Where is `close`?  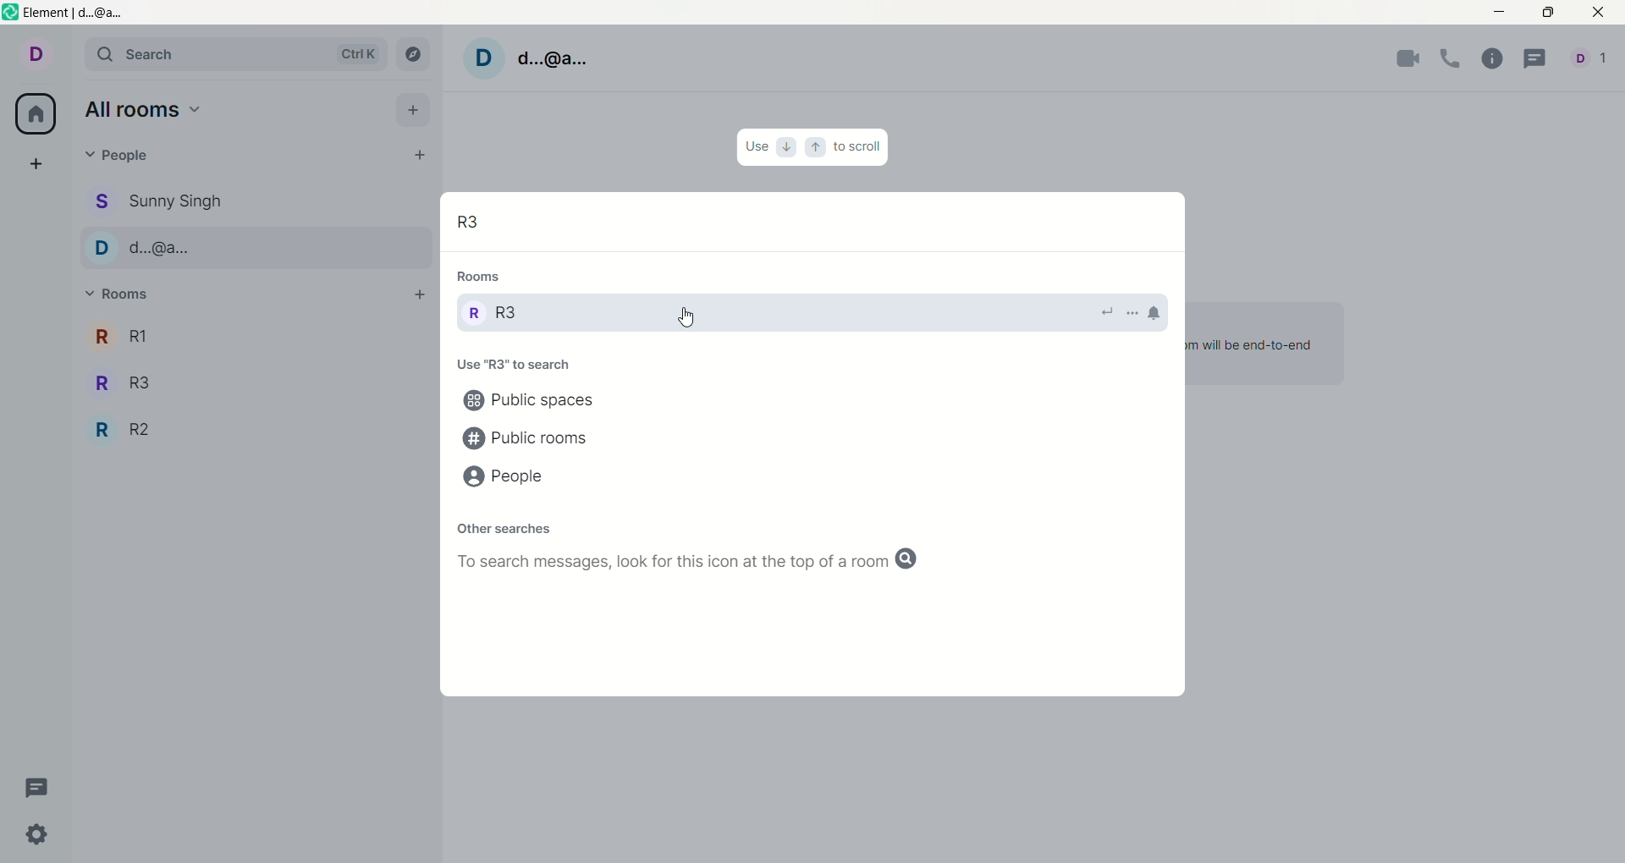 close is located at coordinates (1594, 14).